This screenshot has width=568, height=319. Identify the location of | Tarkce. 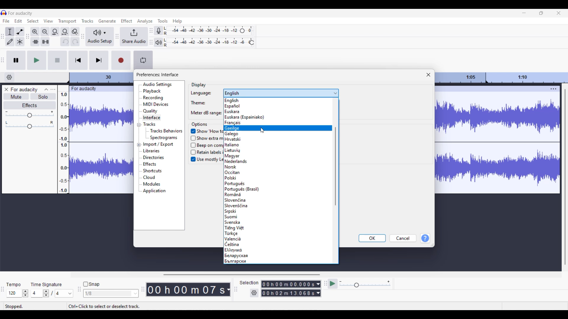
(231, 233).